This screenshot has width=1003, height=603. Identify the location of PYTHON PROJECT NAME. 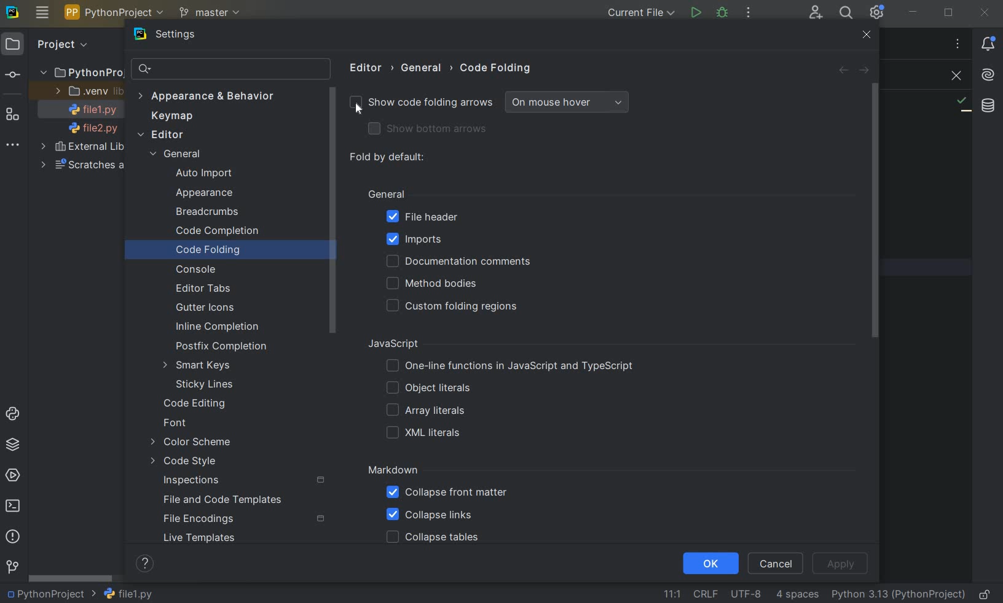
(116, 14).